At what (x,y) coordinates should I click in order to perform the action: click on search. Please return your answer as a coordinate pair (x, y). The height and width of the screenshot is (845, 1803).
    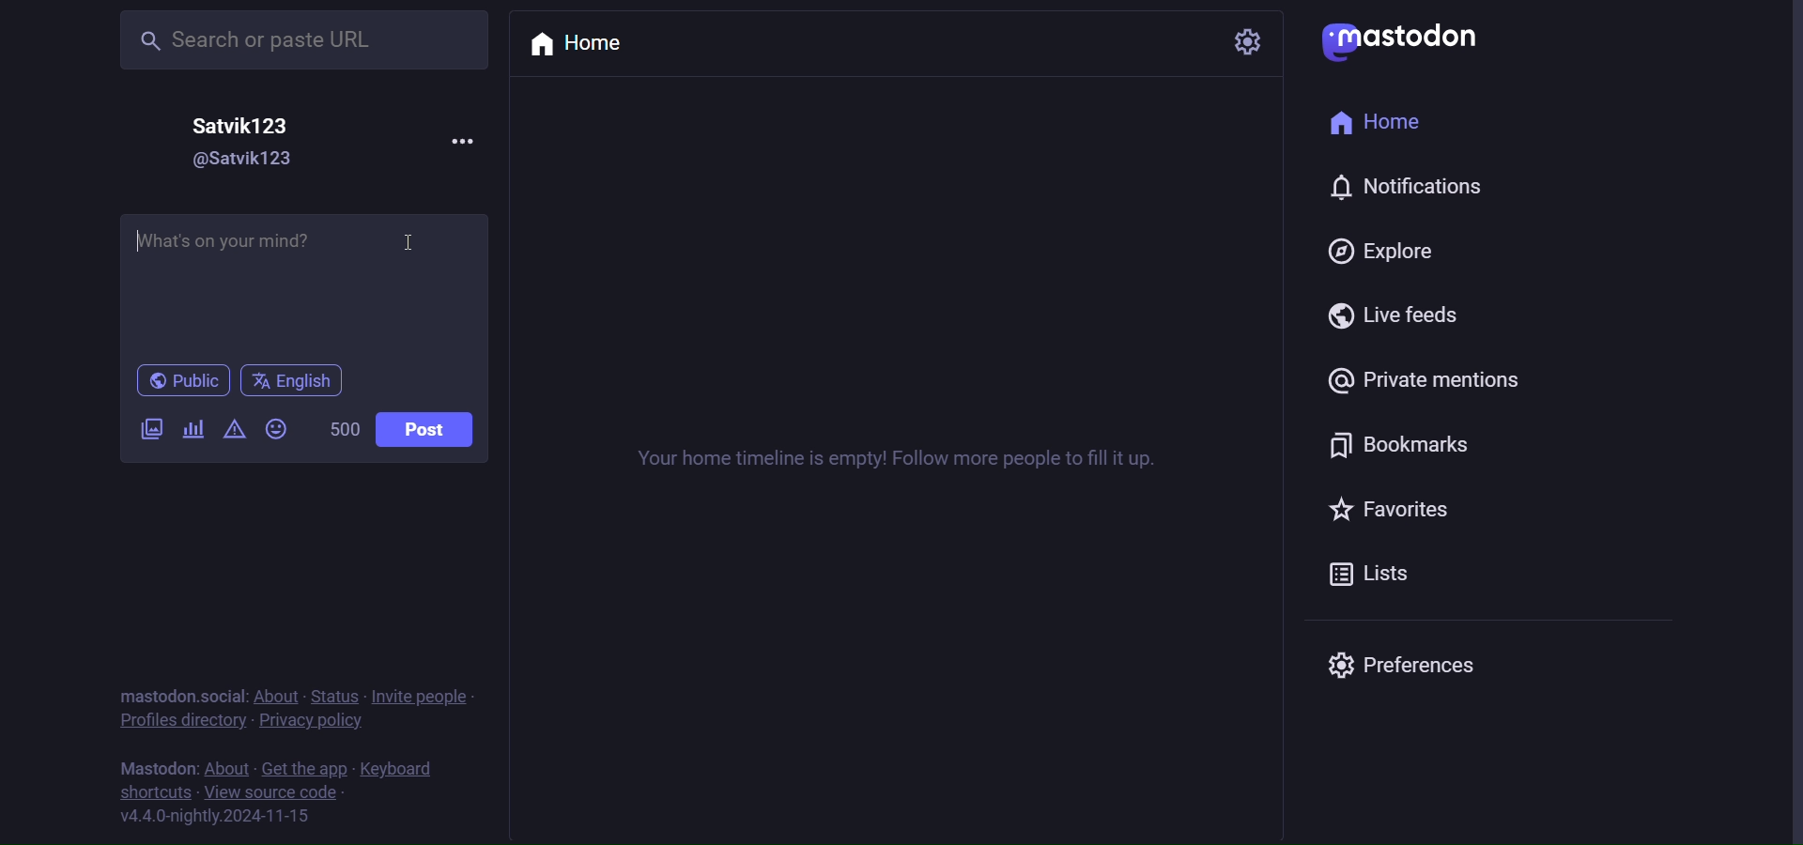
    Looking at the image, I should click on (281, 39).